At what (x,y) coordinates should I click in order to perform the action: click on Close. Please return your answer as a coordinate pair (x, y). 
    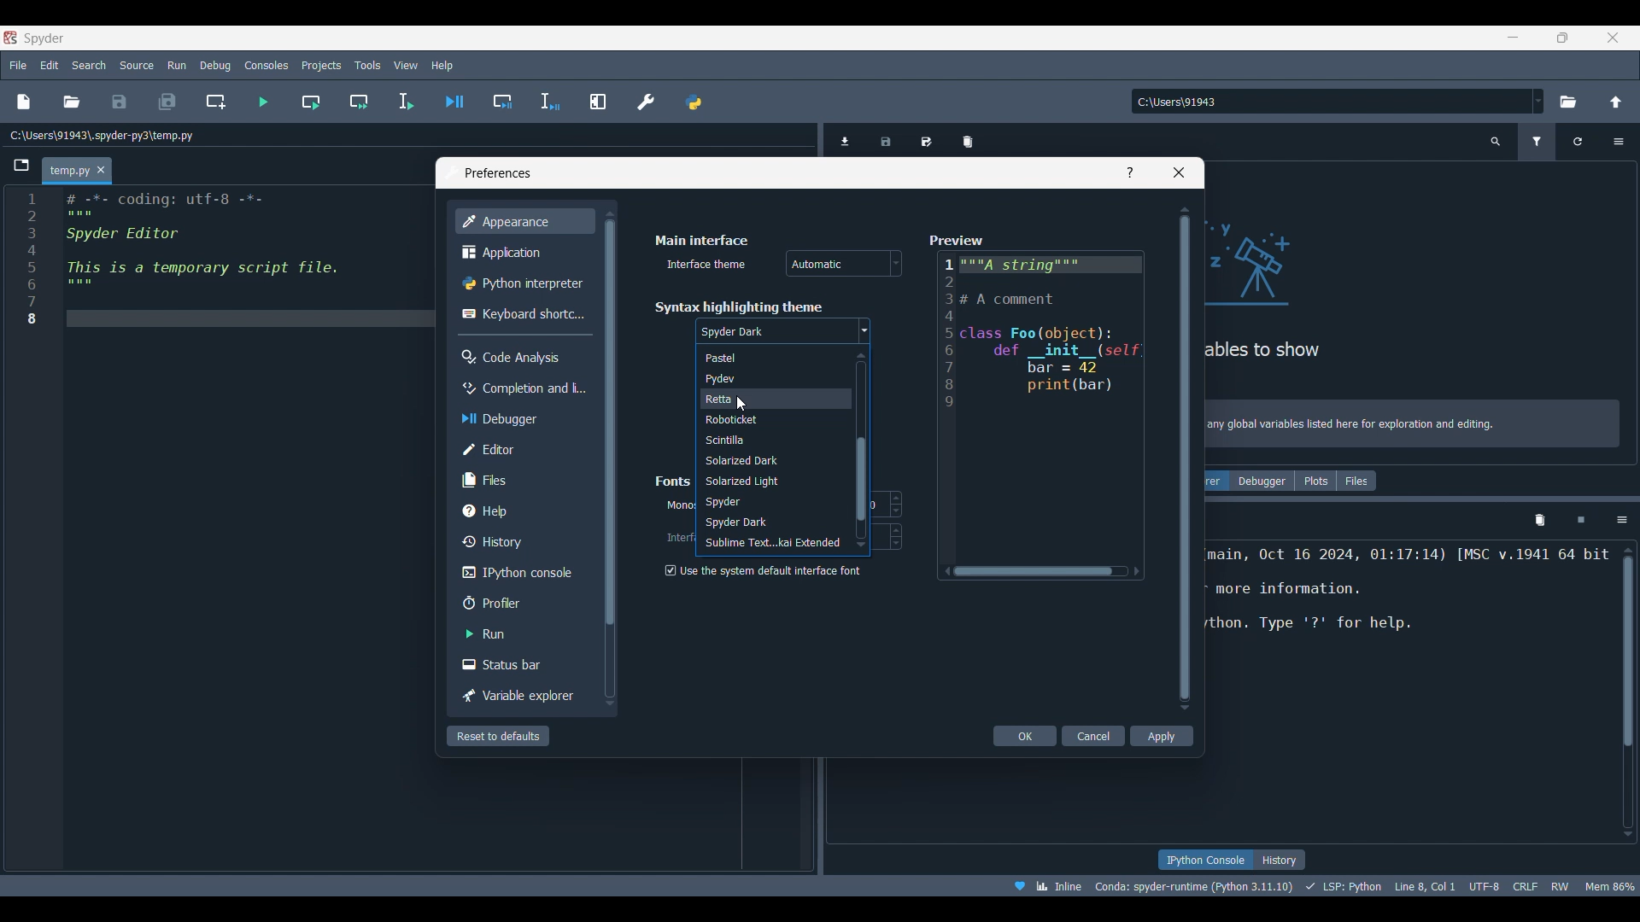
    Looking at the image, I should click on (1179, 172).